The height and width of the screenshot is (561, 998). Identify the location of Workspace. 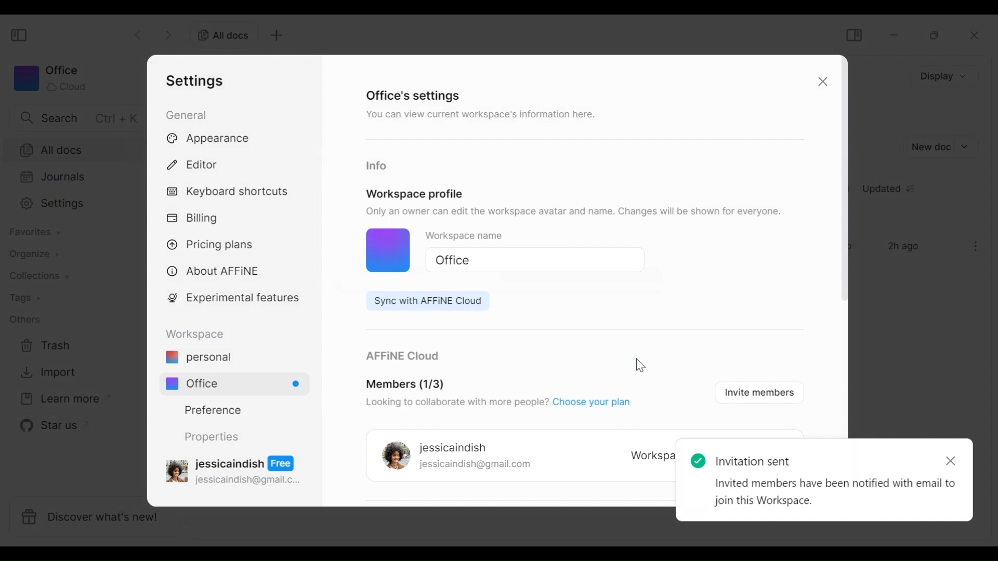
(198, 334).